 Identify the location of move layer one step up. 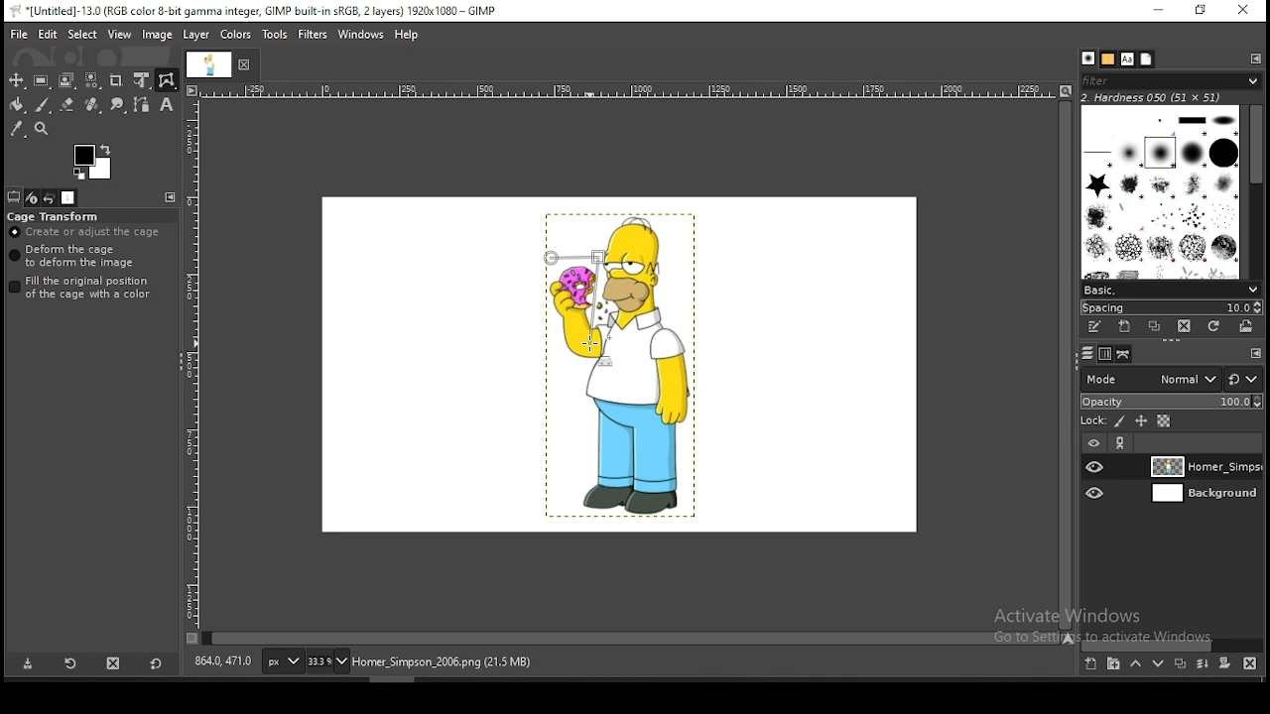
(1136, 666).